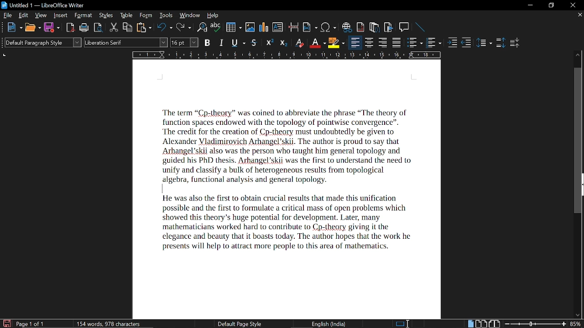 This screenshot has width=584, height=328. What do you see at coordinates (495, 324) in the screenshot?
I see `Book view` at bounding box center [495, 324].